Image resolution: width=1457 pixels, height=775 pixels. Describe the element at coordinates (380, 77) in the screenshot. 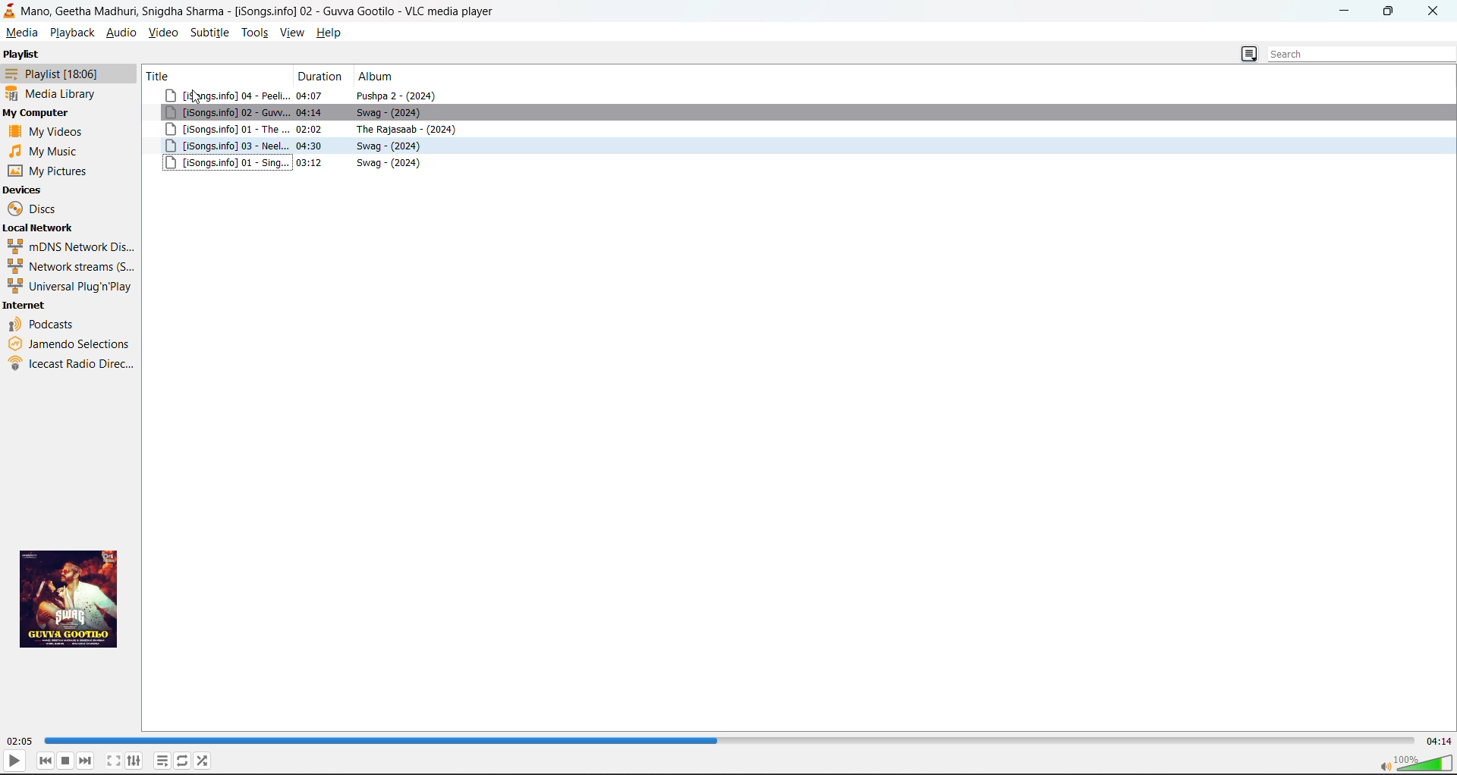

I see `album` at that location.